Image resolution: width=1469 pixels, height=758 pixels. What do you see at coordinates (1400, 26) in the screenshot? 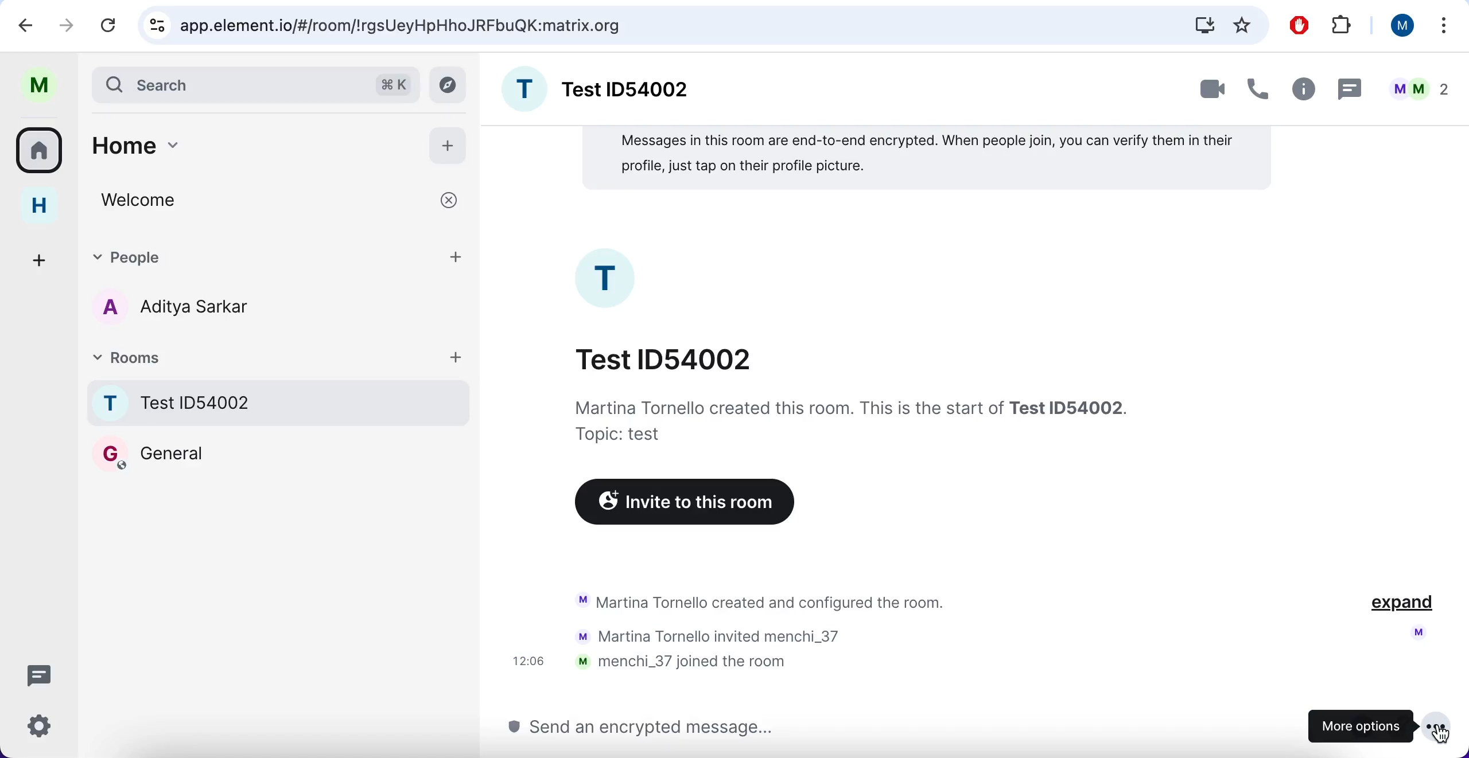
I see `user` at bounding box center [1400, 26].